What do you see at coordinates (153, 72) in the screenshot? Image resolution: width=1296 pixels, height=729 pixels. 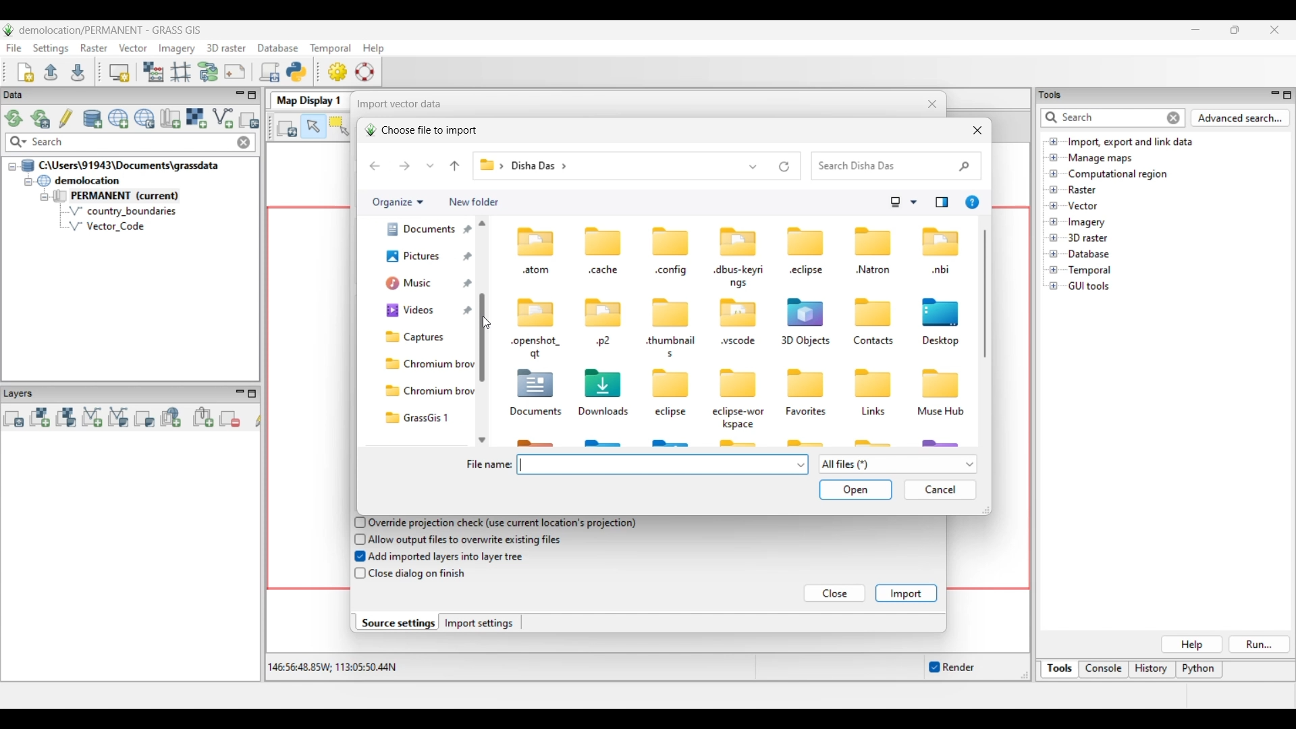 I see `Raster map calculator` at bounding box center [153, 72].